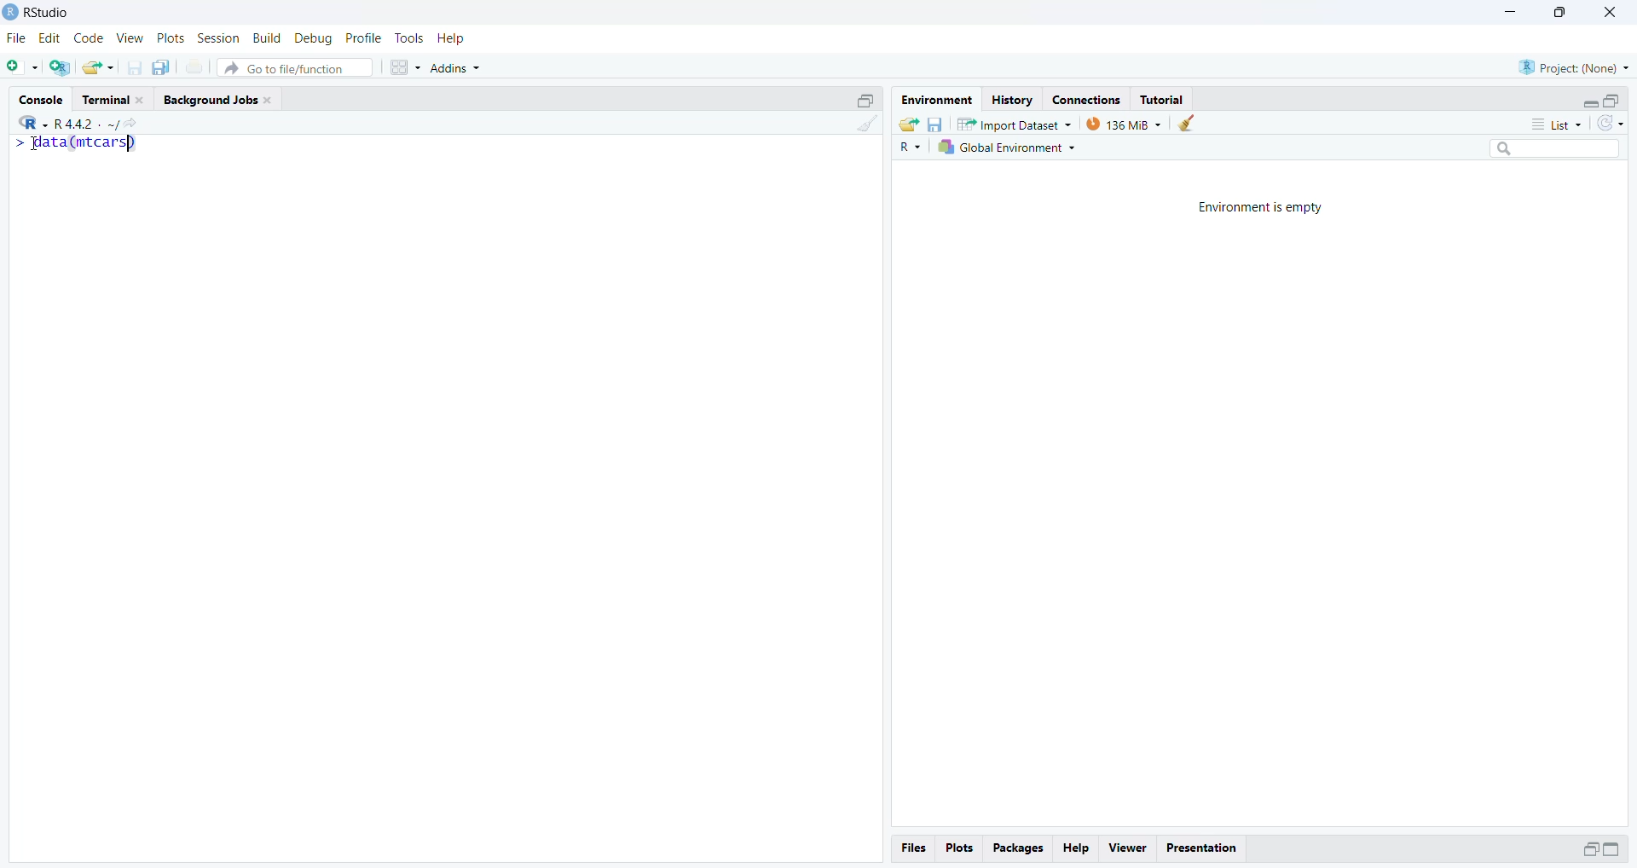  What do you see at coordinates (1611, 14) in the screenshot?
I see `Close` at bounding box center [1611, 14].